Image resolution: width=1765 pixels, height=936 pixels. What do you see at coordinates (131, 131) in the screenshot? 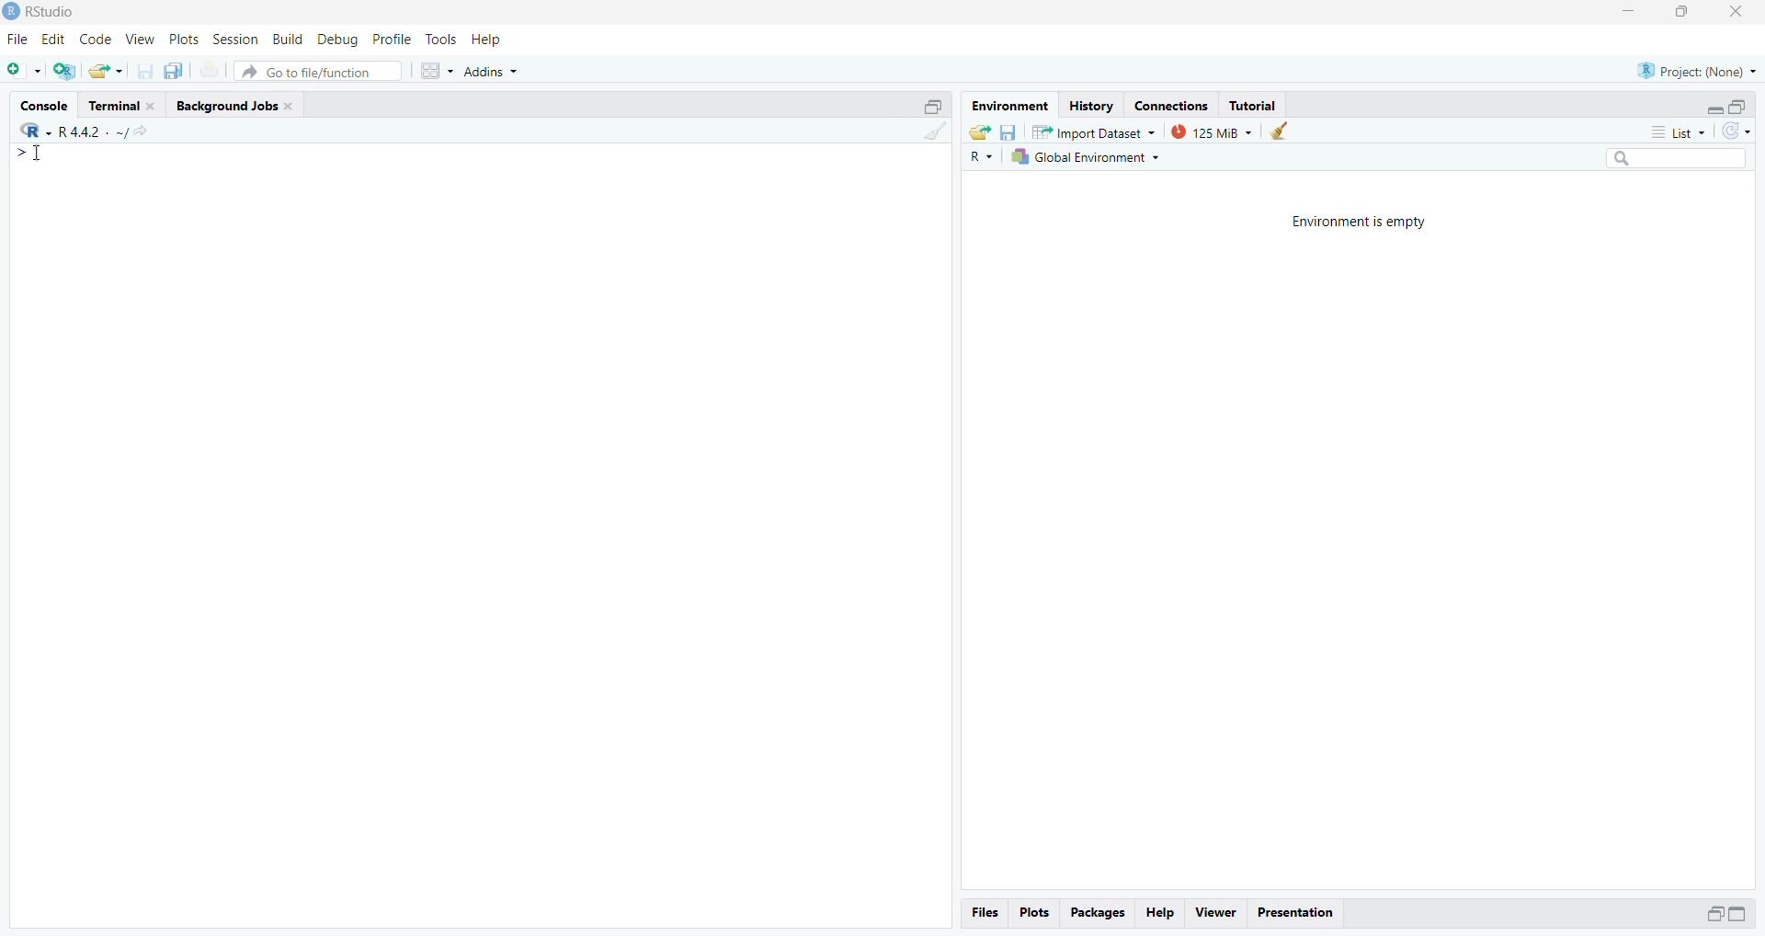
I see `view current directory` at bounding box center [131, 131].